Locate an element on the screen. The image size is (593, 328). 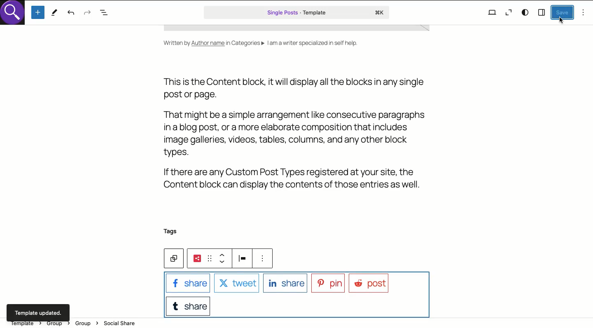
Redo is located at coordinates (88, 14).